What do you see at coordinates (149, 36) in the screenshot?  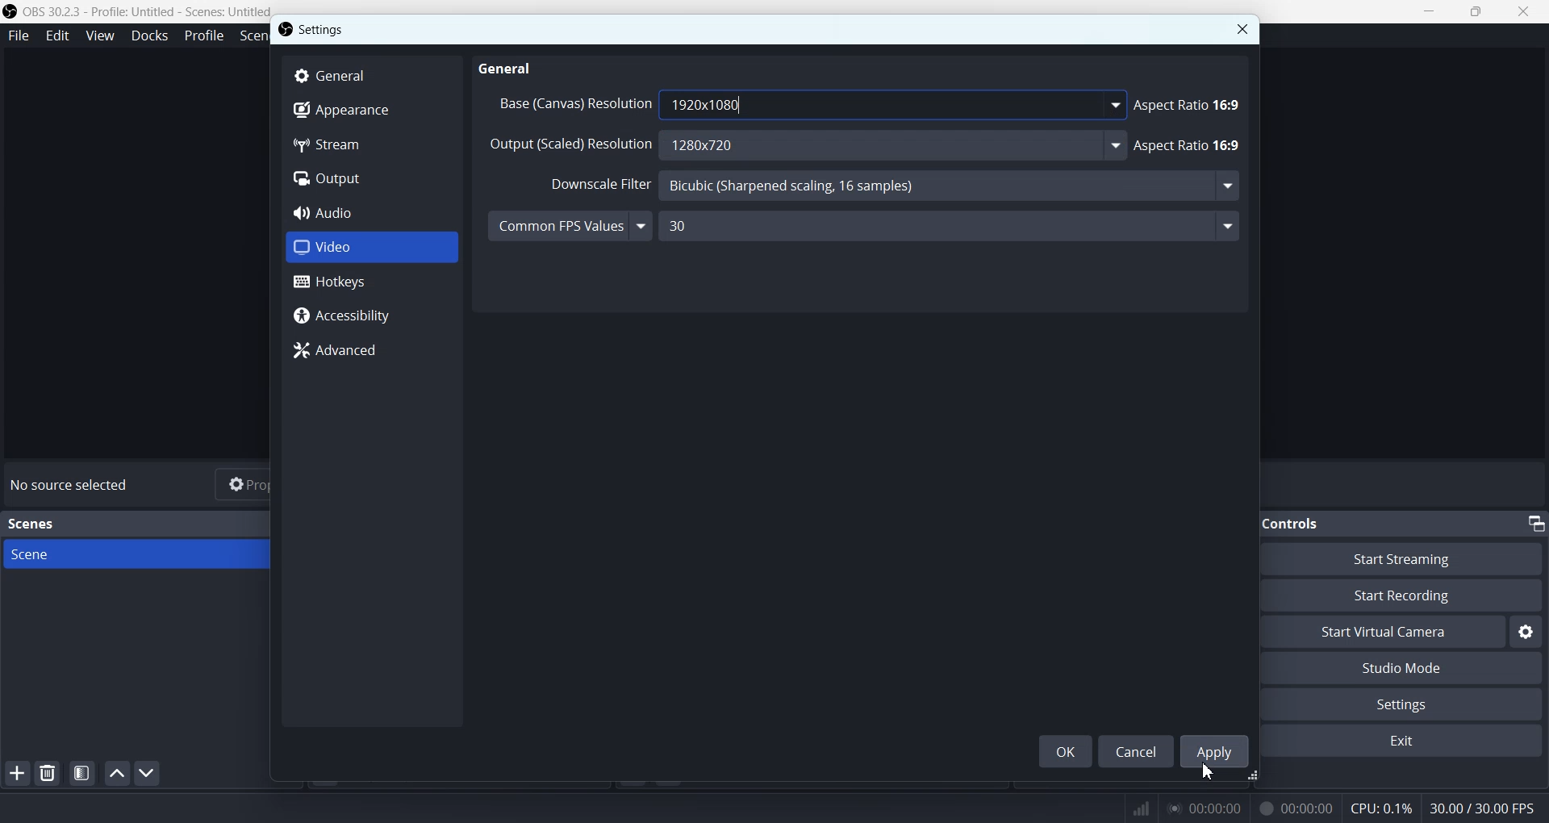 I see `Docks` at bounding box center [149, 36].